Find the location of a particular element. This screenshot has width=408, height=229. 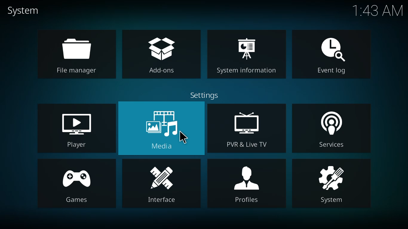

services is located at coordinates (331, 130).